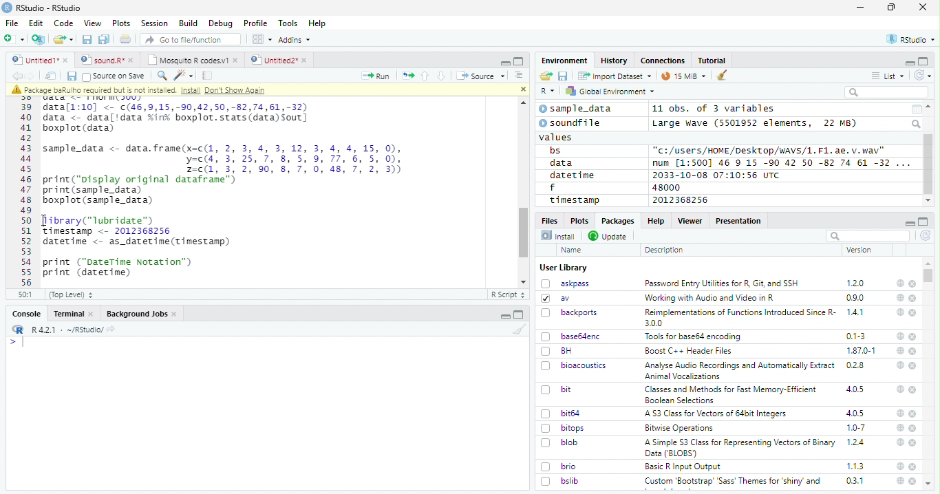  I want to click on A S3 Class for Vectors of 64bit Integers, so click(717, 414).